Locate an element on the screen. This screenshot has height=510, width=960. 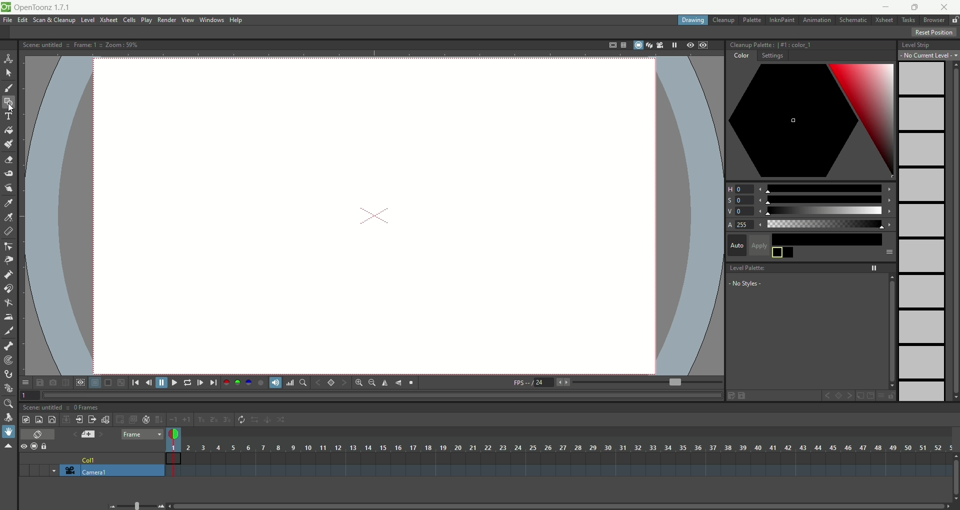
black background is located at coordinates (108, 383).